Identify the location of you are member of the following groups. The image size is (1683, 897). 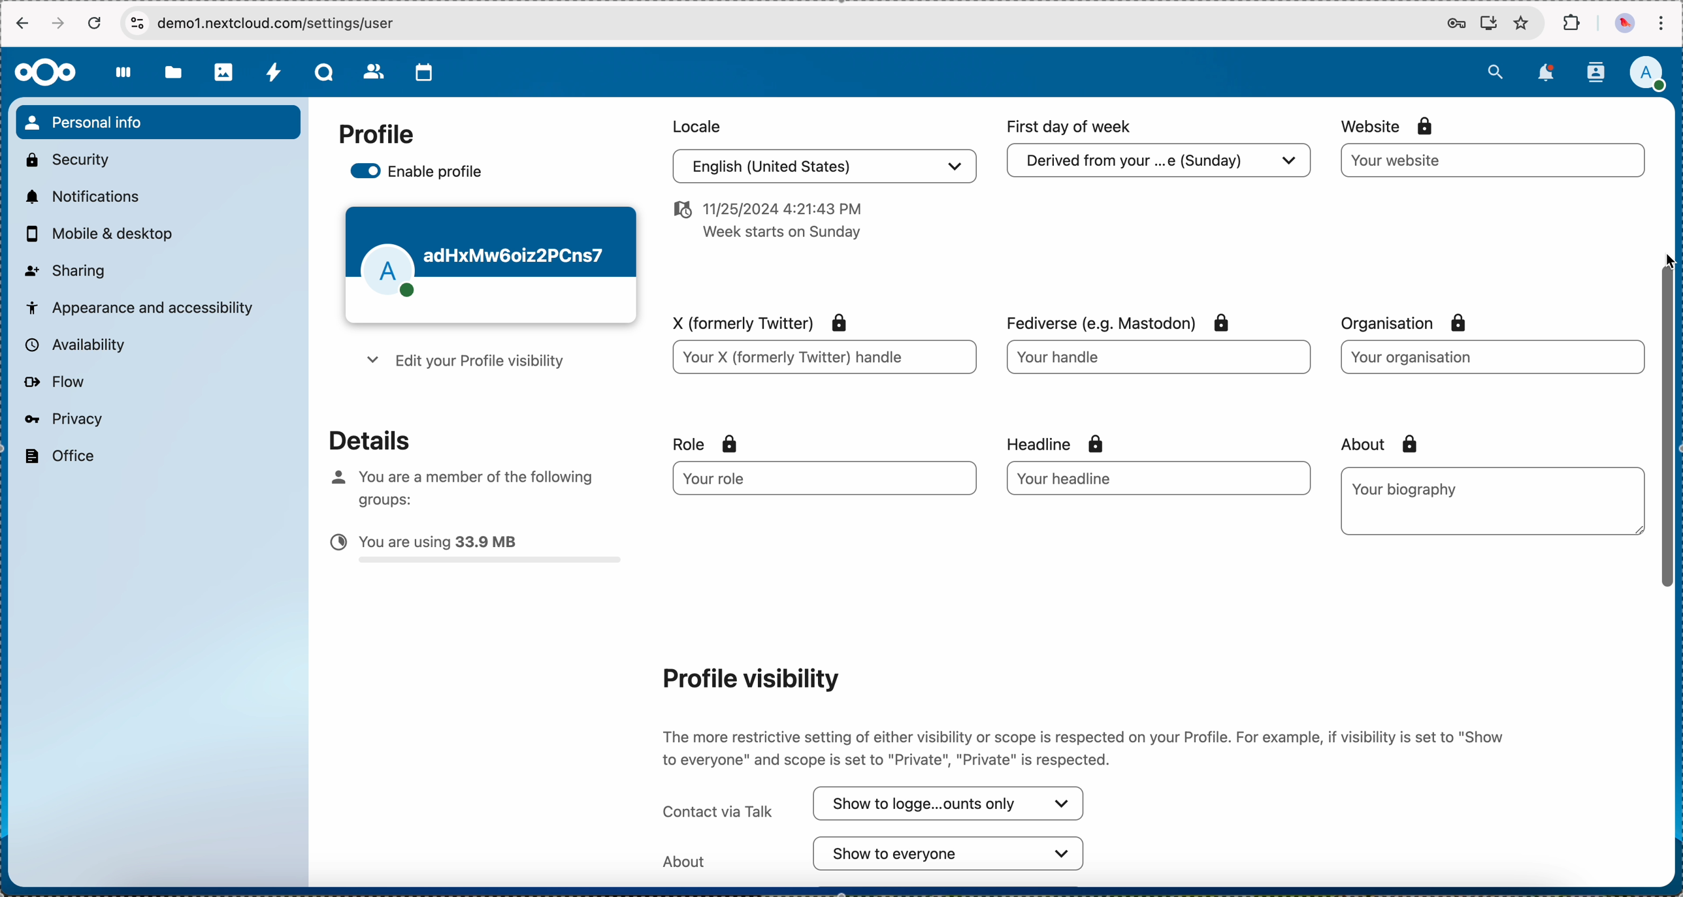
(457, 485).